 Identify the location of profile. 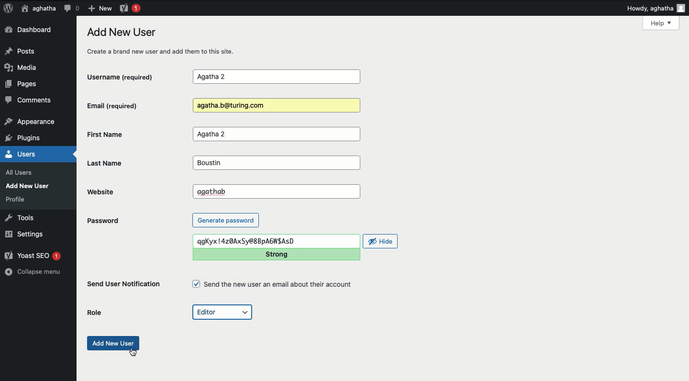
(18, 199).